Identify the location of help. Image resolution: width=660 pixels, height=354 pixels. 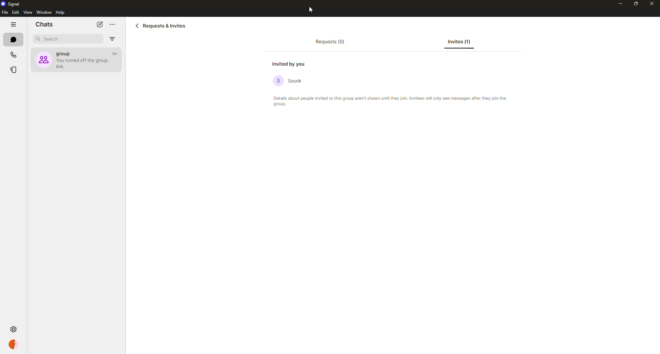
(60, 13).